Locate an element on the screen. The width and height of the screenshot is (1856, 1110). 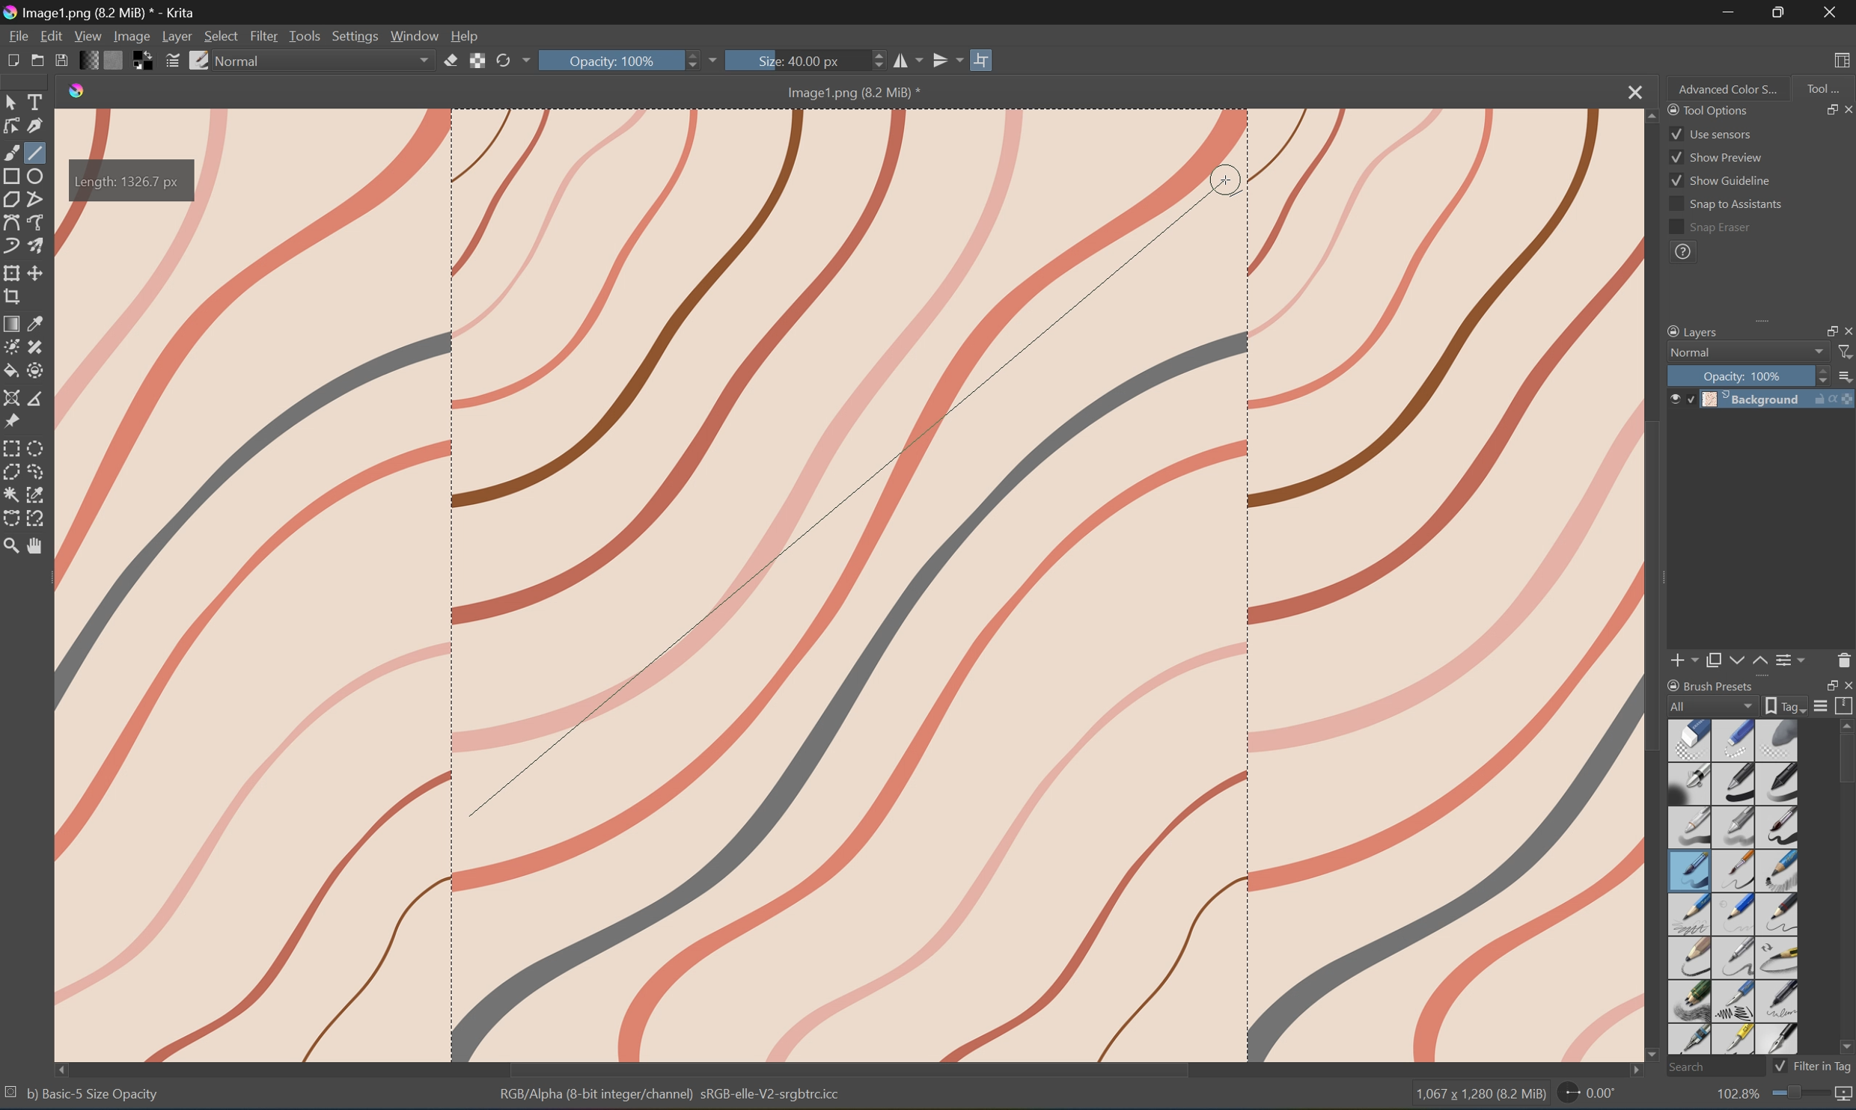
Bezier curve tool is located at coordinates (12, 221).